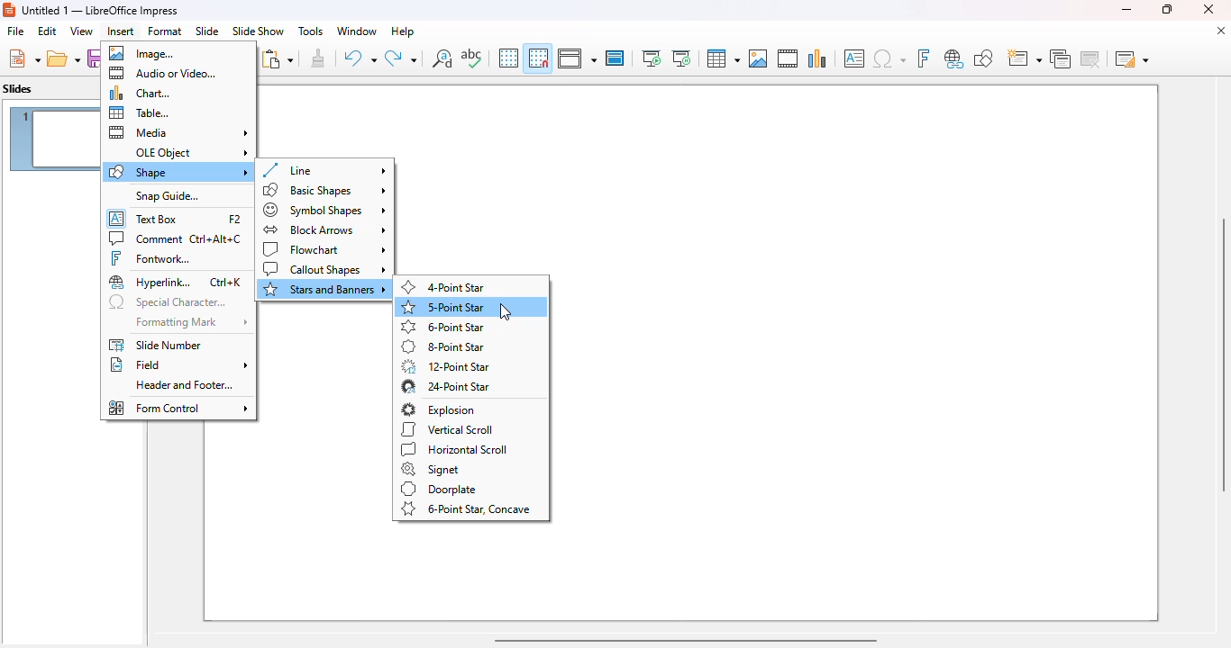 The image size is (1231, 648). Describe the element at coordinates (507, 58) in the screenshot. I see `display grid` at that location.